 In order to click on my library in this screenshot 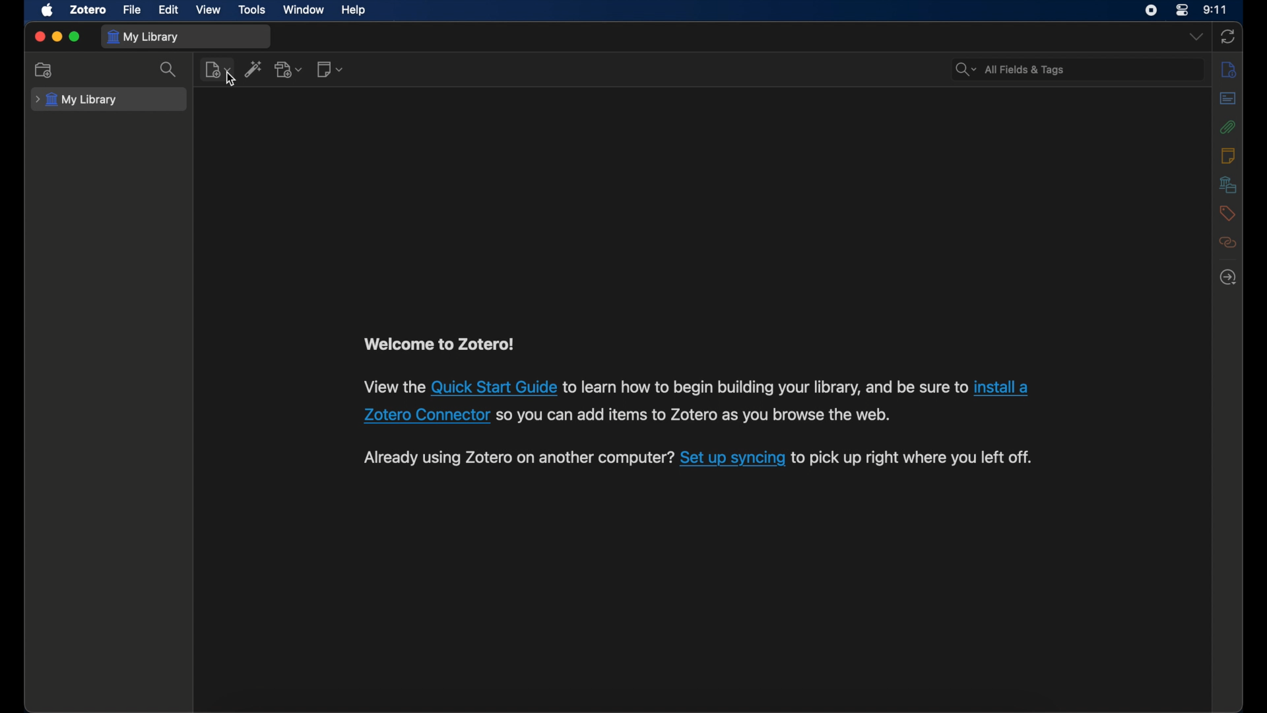, I will do `click(79, 100)`.